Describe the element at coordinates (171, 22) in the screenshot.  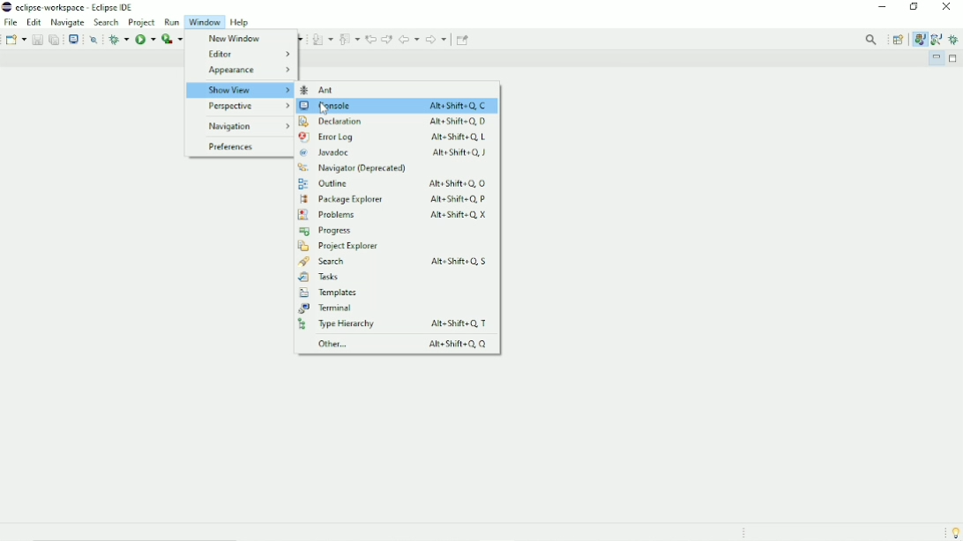
I see `Run` at that location.